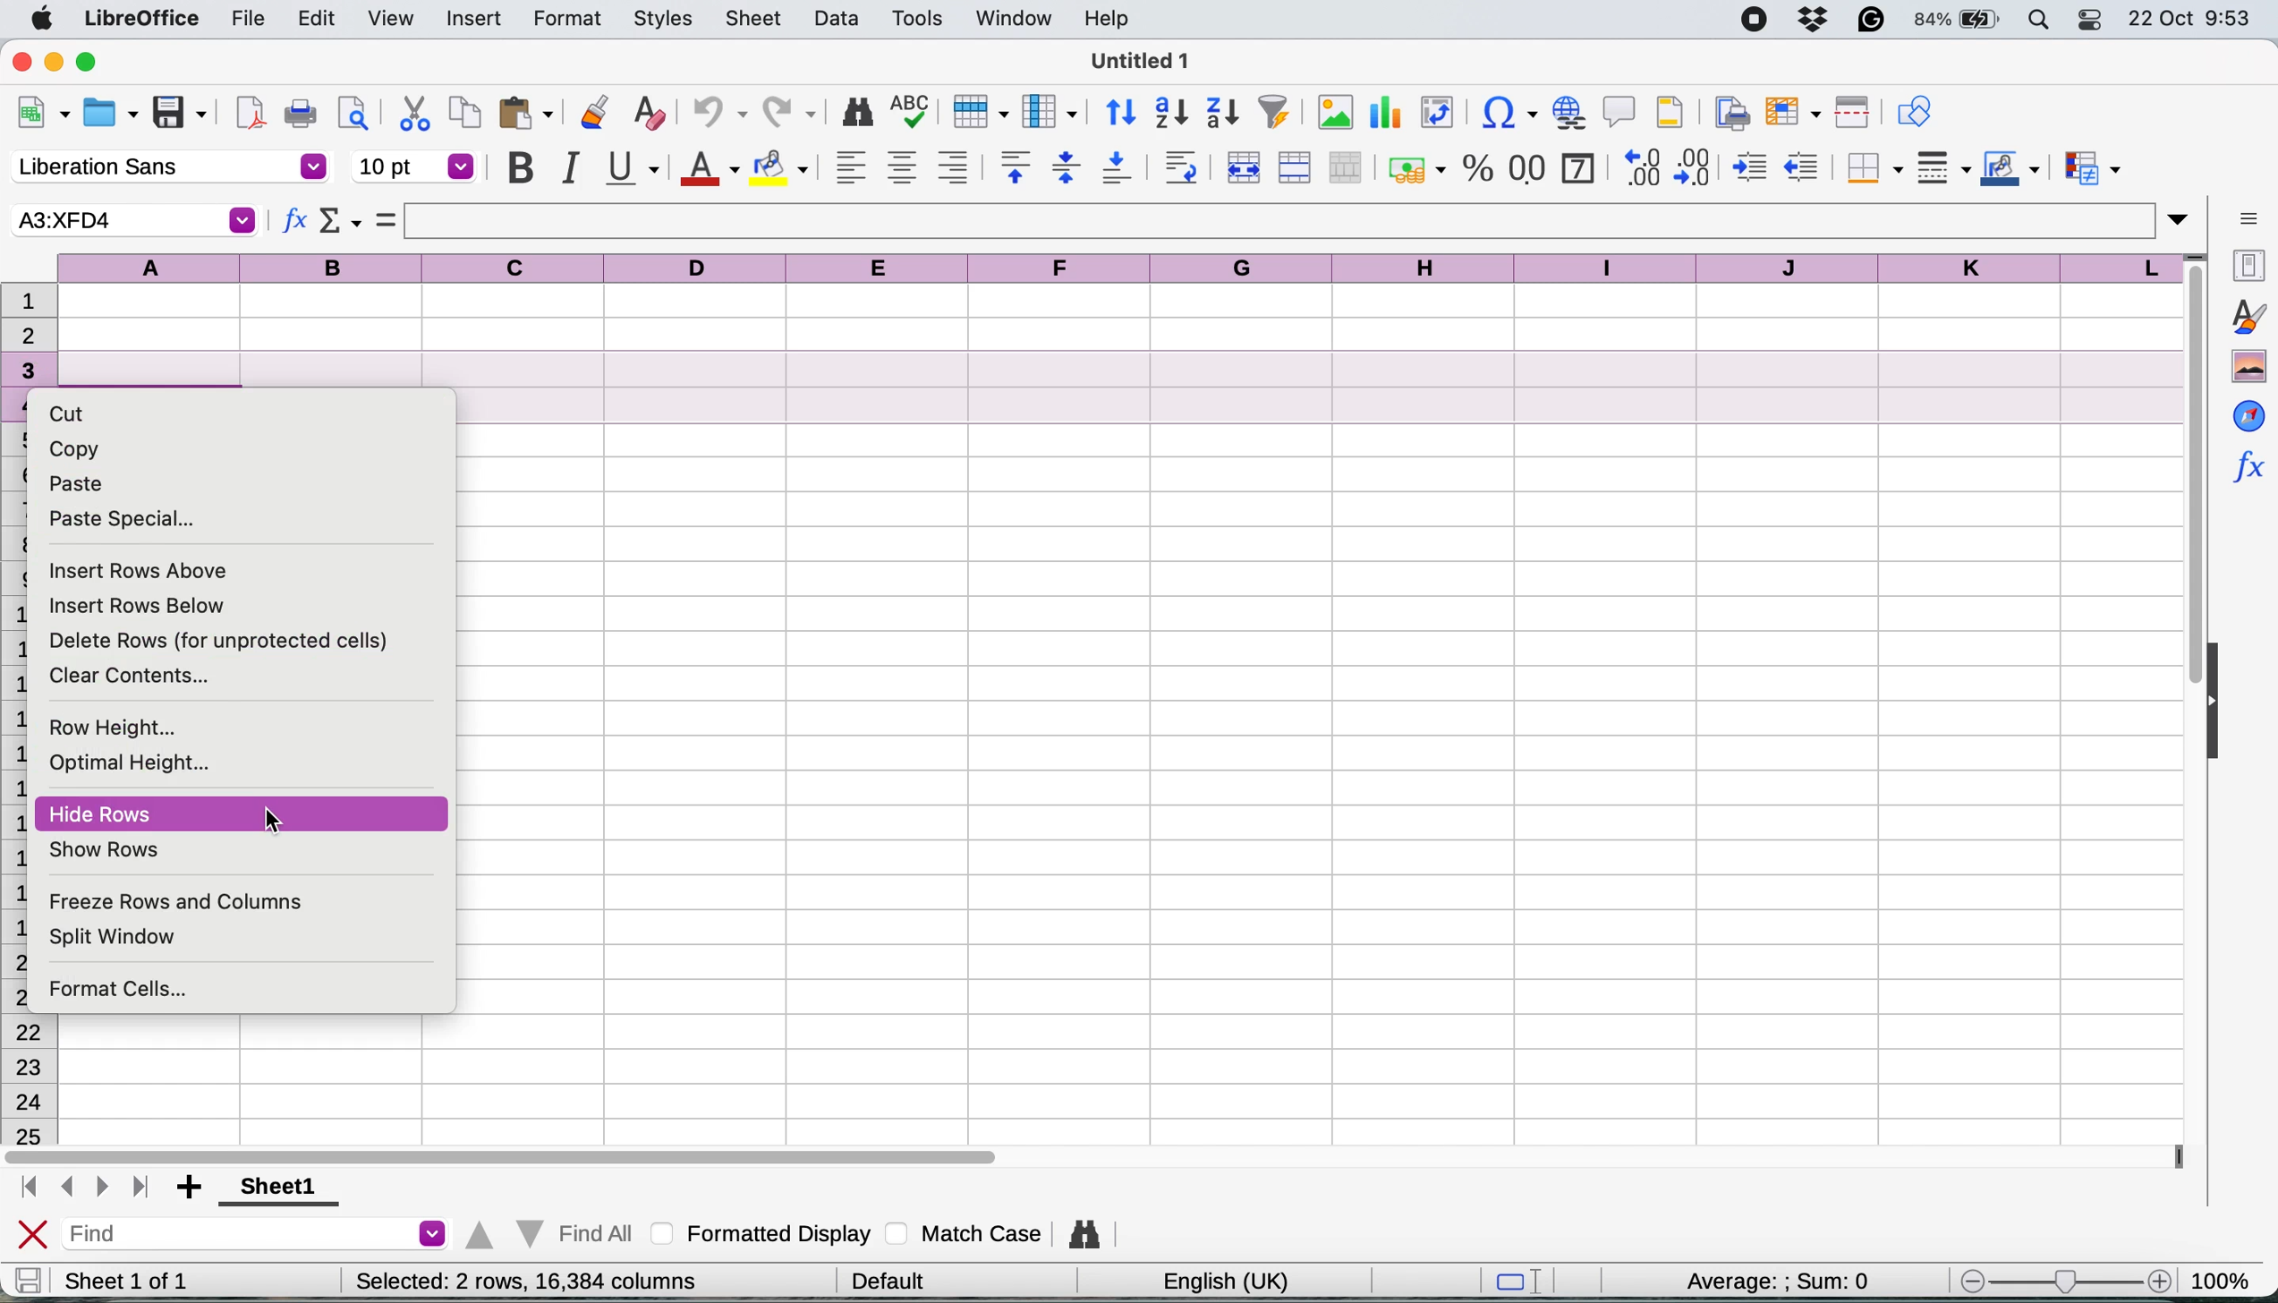 The width and height of the screenshot is (2278, 1303). What do you see at coordinates (965, 1232) in the screenshot?
I see `match case` at bounding box center [965, 1232].